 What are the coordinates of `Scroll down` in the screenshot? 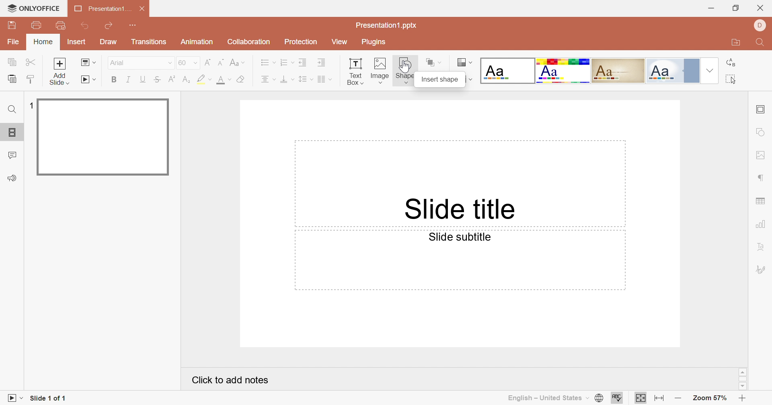 It's located at (743, 387).